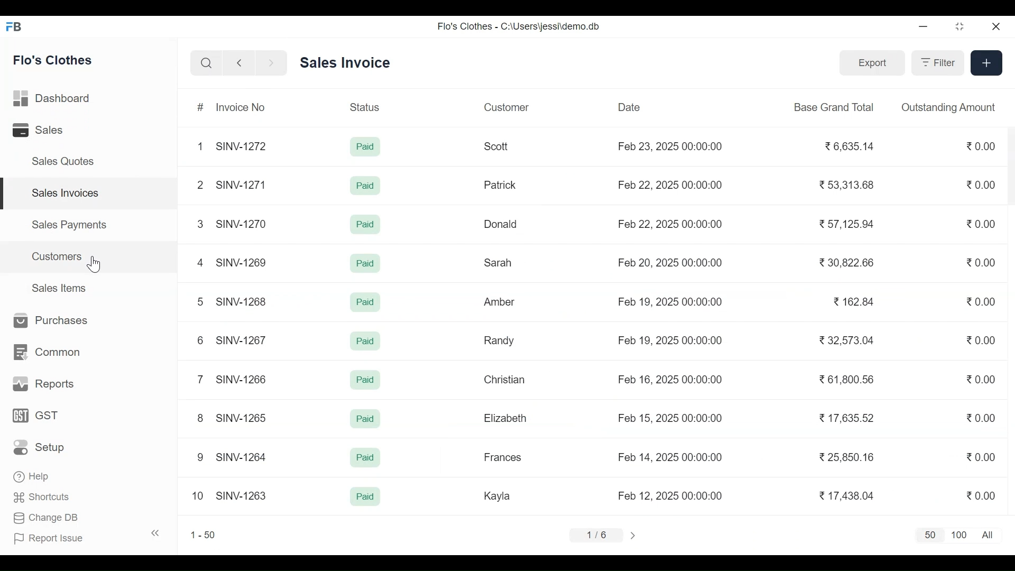 The image size is (1015, 571). What do you see at coordinates (670, 380) in the screenshot?
I see `Feb 16, 2025 00:00:00` at bounding box center [670, 380].